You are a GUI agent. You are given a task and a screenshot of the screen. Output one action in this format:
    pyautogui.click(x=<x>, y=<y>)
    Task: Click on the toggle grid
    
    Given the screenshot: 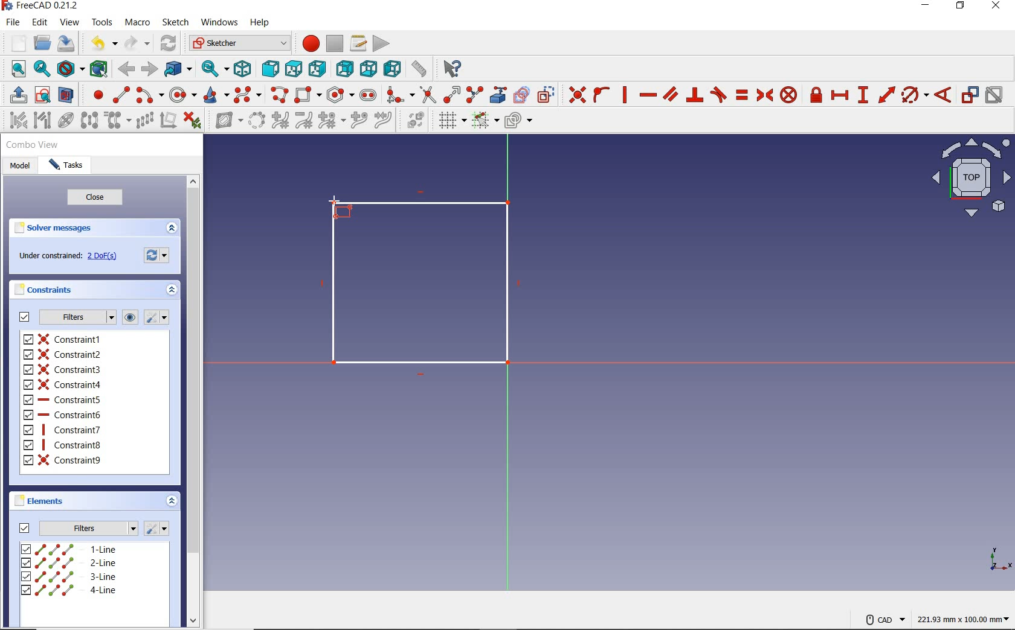 What is the action you would take?
    pyautogui.click(x=449, y=121)
    